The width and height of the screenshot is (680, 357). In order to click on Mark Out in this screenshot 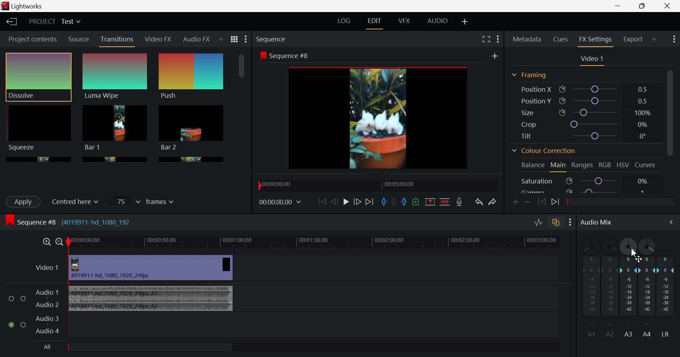, I will do `click(404, 202)`.